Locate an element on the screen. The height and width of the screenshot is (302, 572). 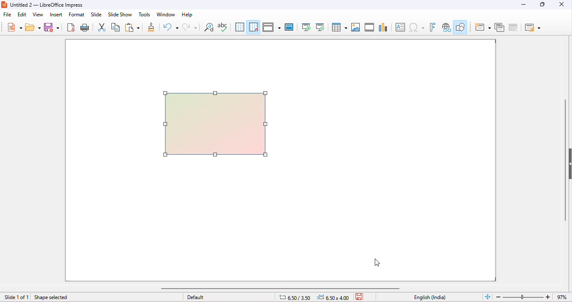
paste is located at coordinates (132, 26).